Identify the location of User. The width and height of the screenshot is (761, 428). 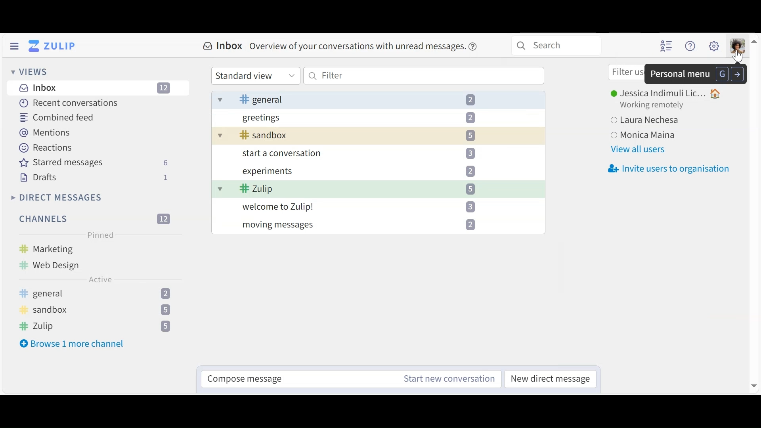
(668, 94).